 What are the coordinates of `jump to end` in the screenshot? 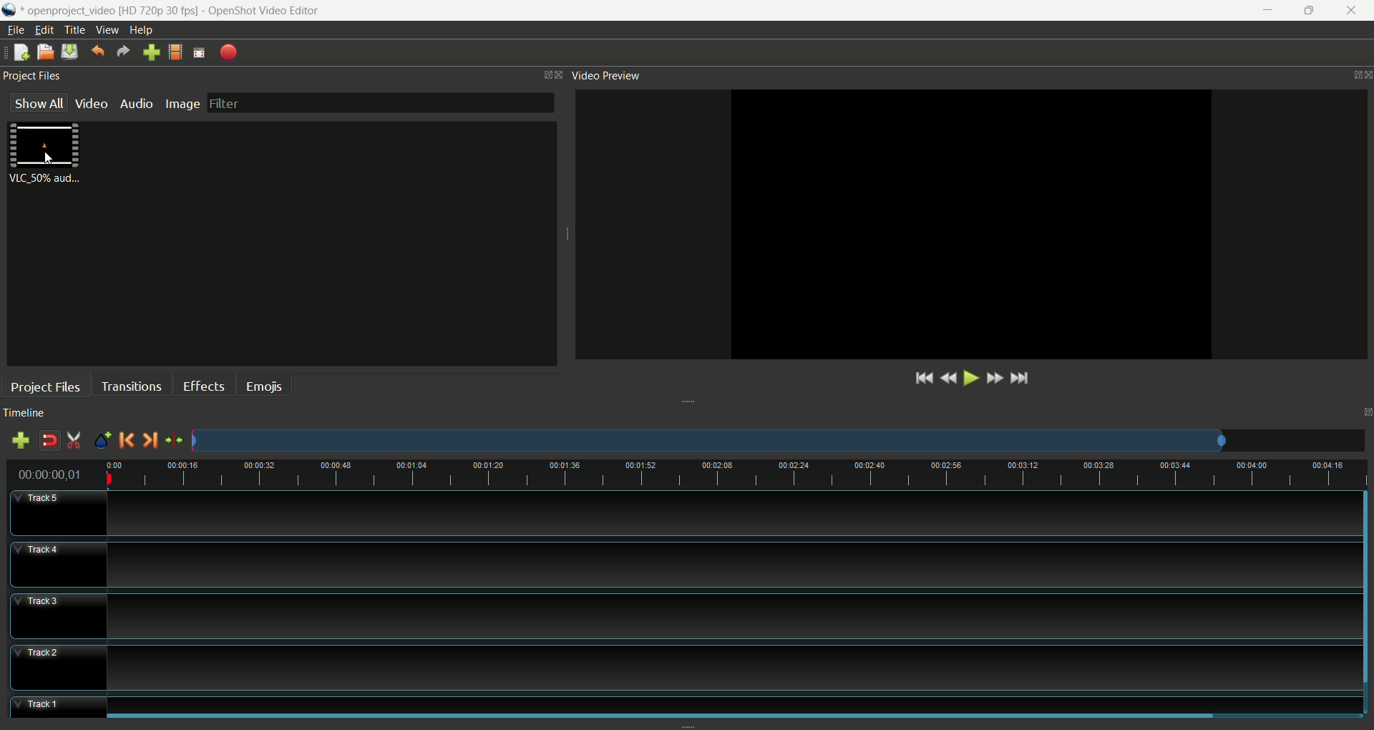 It's located at (1019, 379).